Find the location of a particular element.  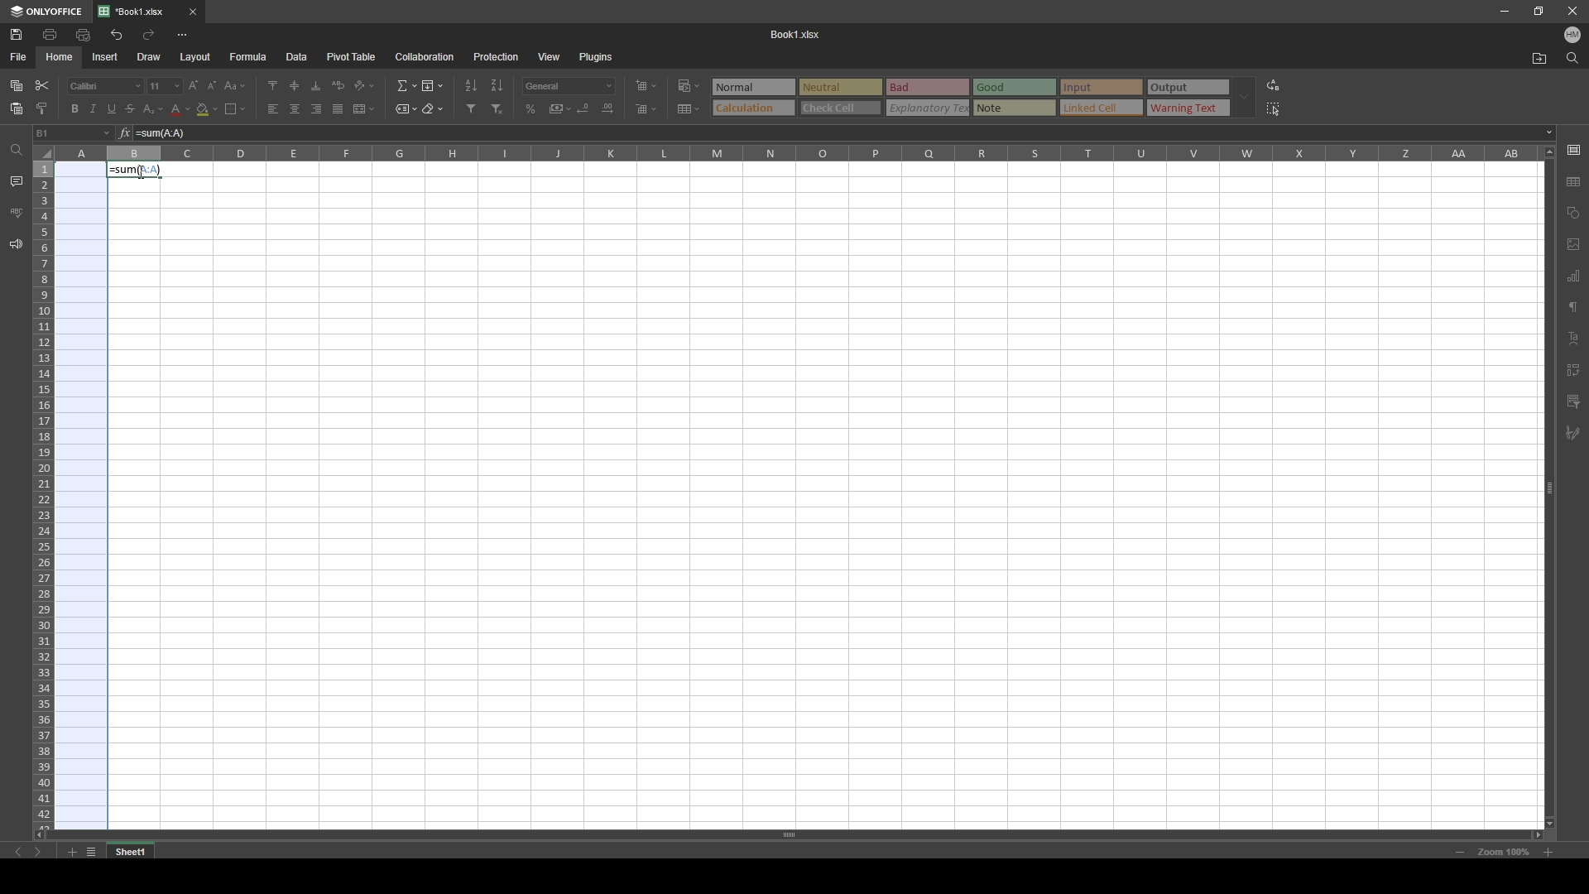

comma style is located at coordinates (559, 108).